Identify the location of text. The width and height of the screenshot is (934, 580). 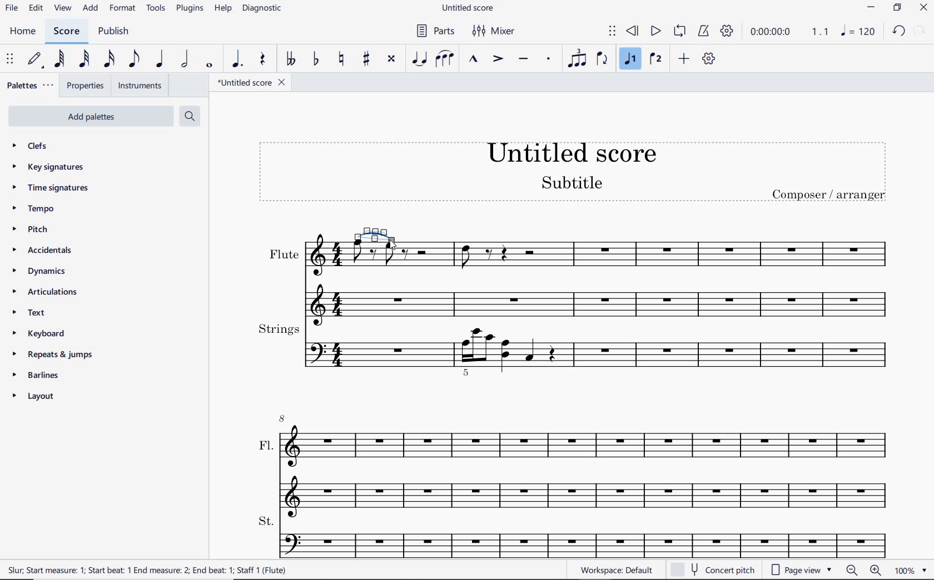
(28, 314).